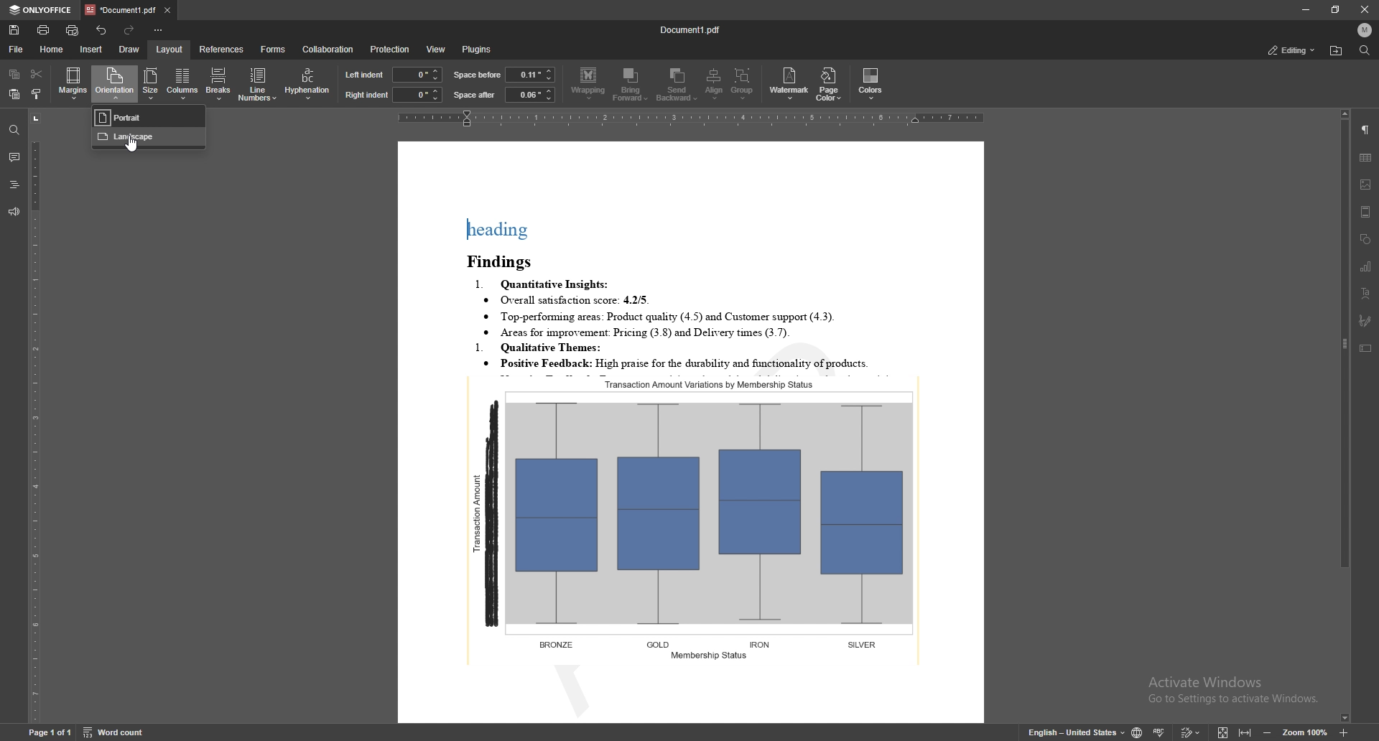 This screenshot has height=741, width=1379. I want to click on headings, so click(14, 184).